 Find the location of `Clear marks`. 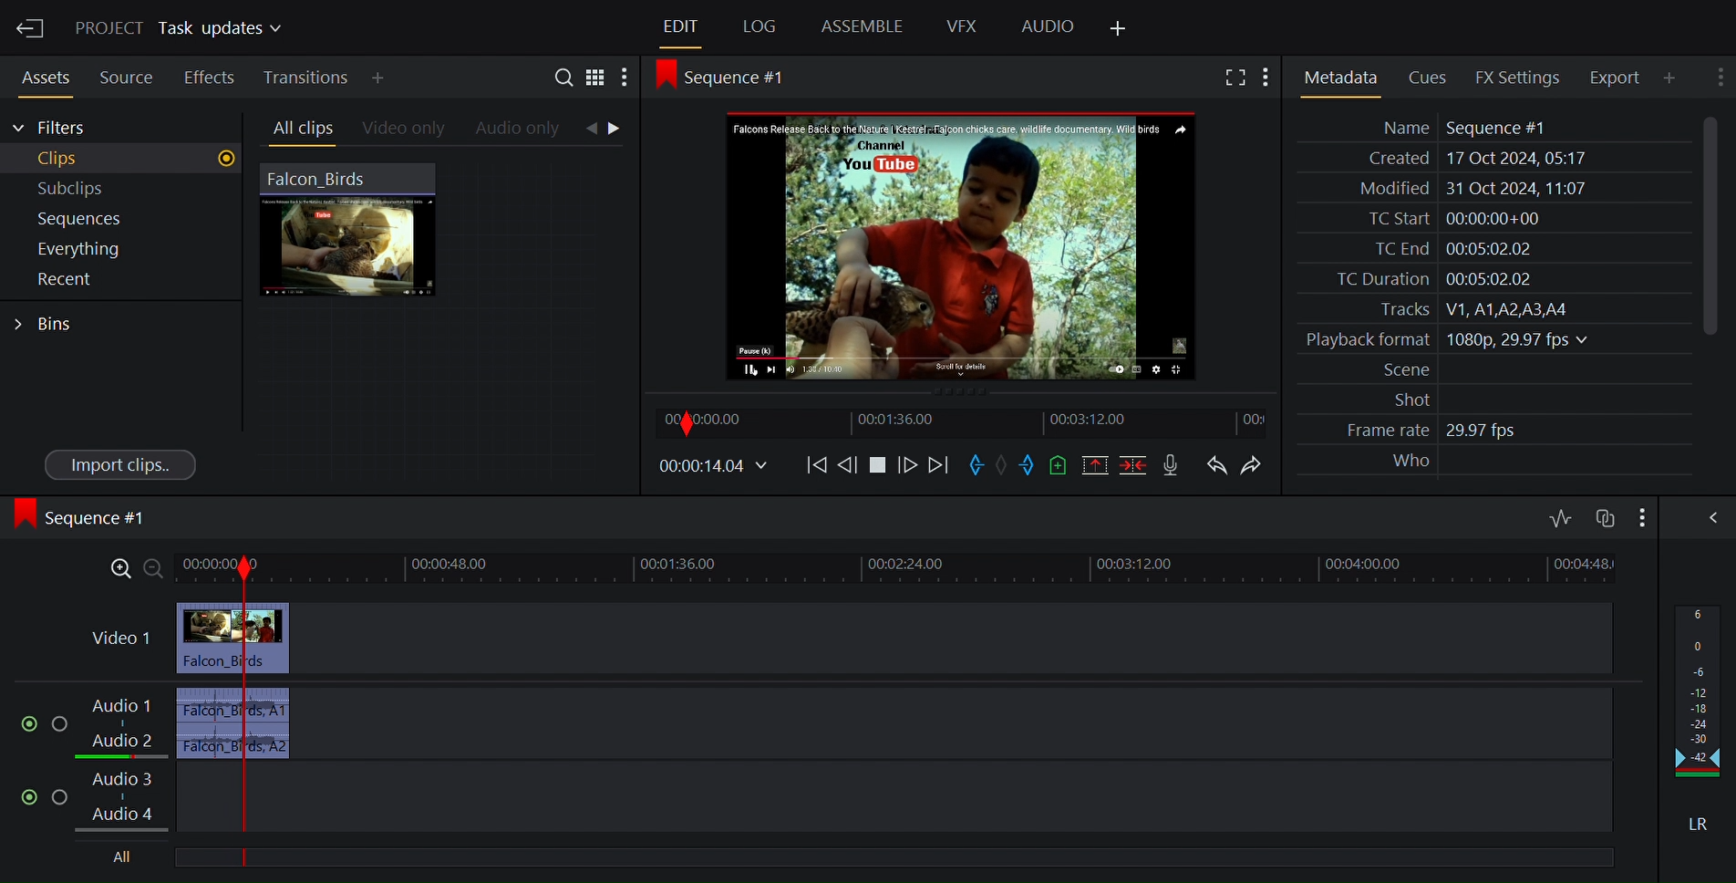

Clear marks is located at coordinates (1002, 467).